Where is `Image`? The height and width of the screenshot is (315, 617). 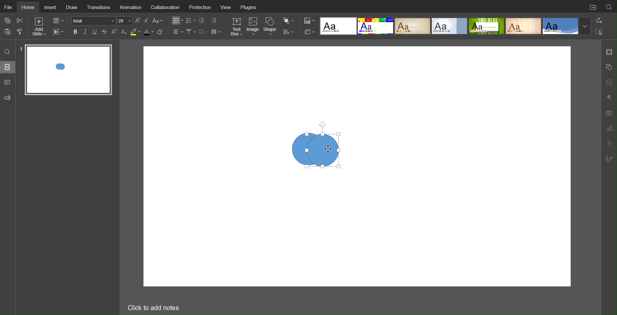
Image is located at coordinates (254, 27).